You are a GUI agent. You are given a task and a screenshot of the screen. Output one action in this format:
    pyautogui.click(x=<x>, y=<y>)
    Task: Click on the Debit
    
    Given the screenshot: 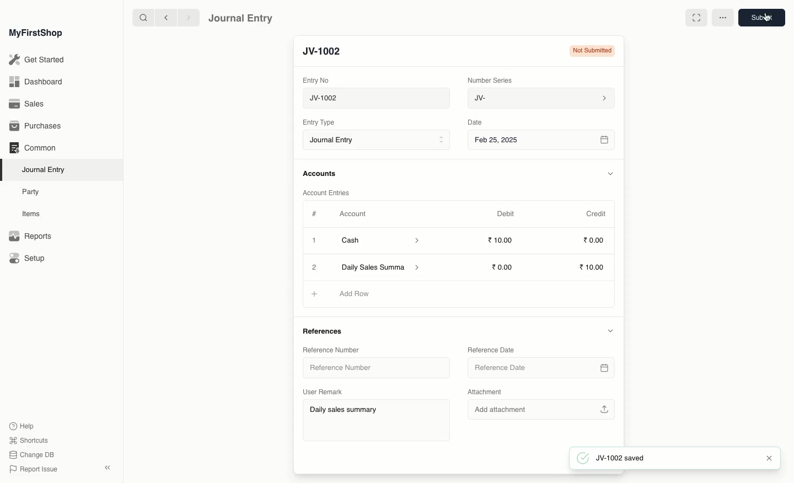 What is the action you would take?
    pyautogui.click(x=506, y=213)
    